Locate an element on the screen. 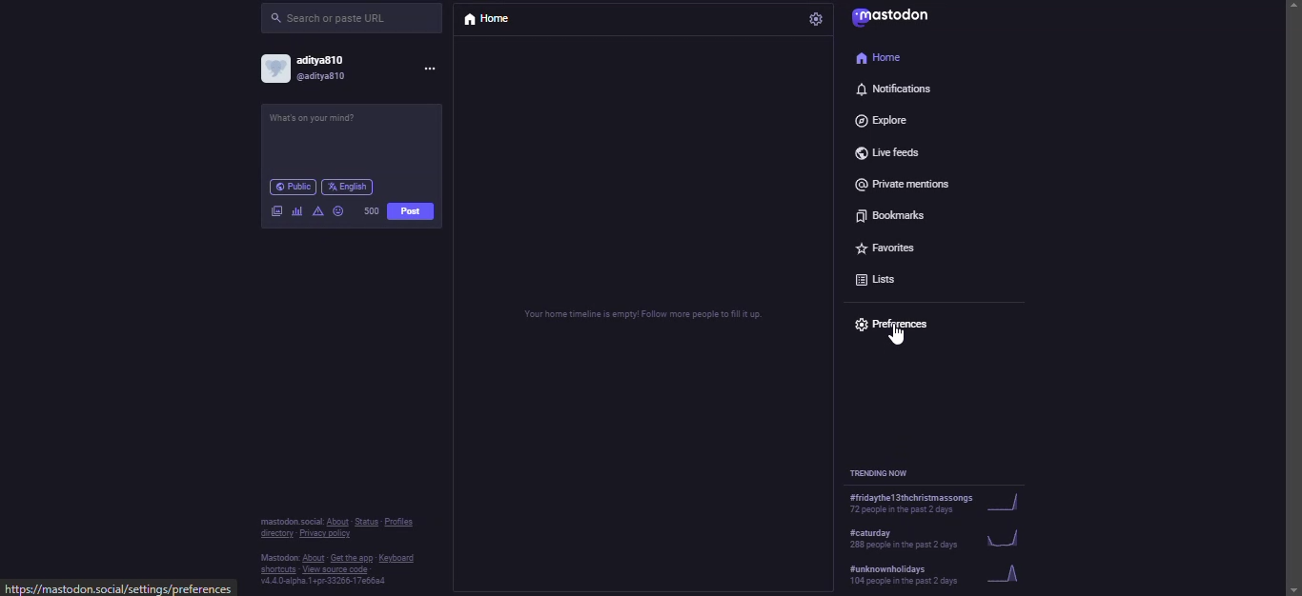 The width and height of the screenshot is (1302, 596). https://mastodon.social/settings/preferences is located at coordinates (121, 588).